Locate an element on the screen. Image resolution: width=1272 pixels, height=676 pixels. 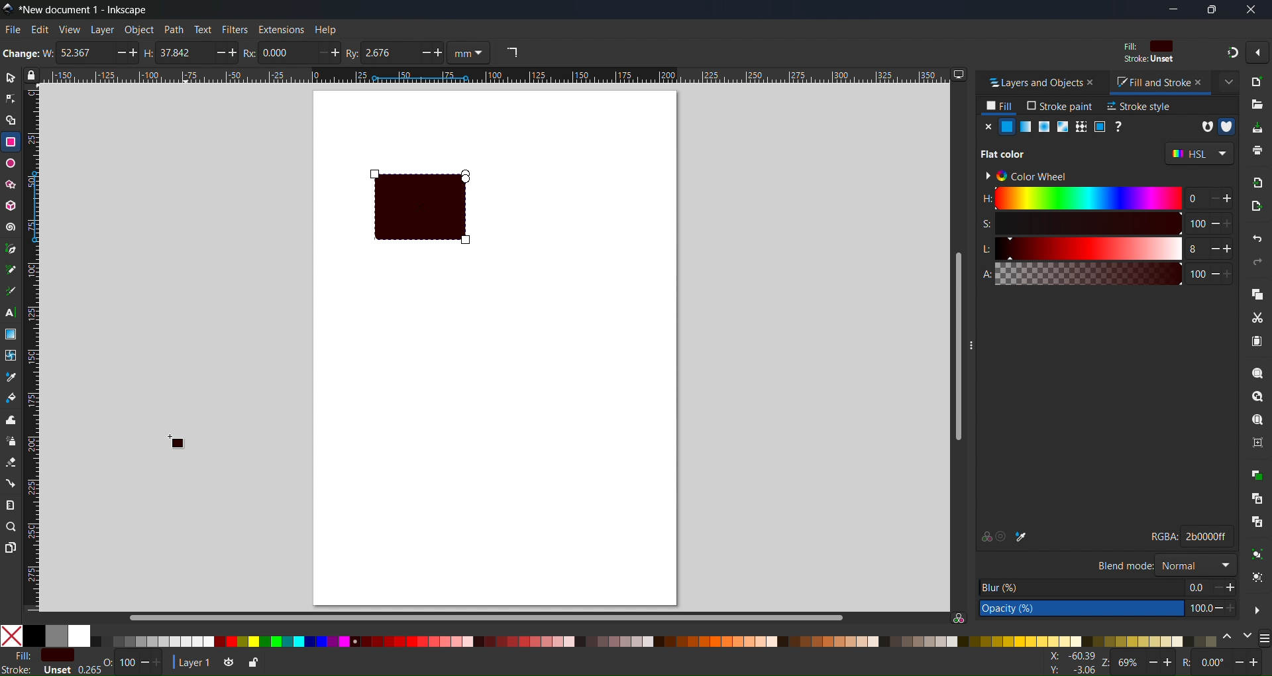
X: -60.39 is located at coordinates (1070, 656).